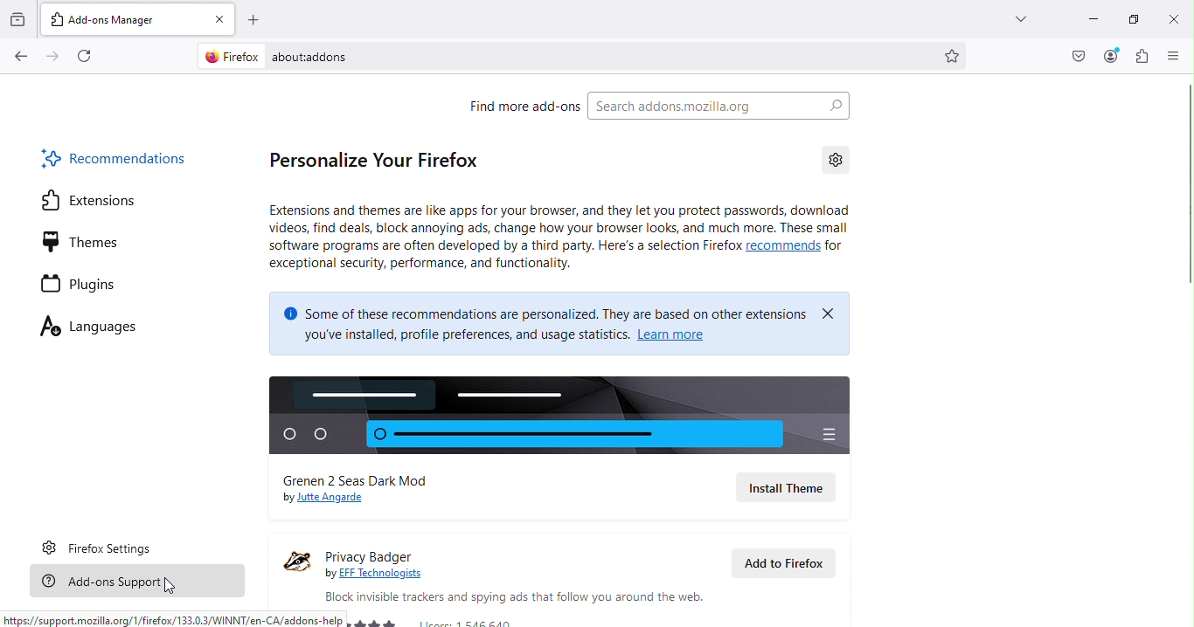  What do you see at coordinates (1084, 22) in the screenshot?
I see `Minimize` at bounding box center [1084, 22].